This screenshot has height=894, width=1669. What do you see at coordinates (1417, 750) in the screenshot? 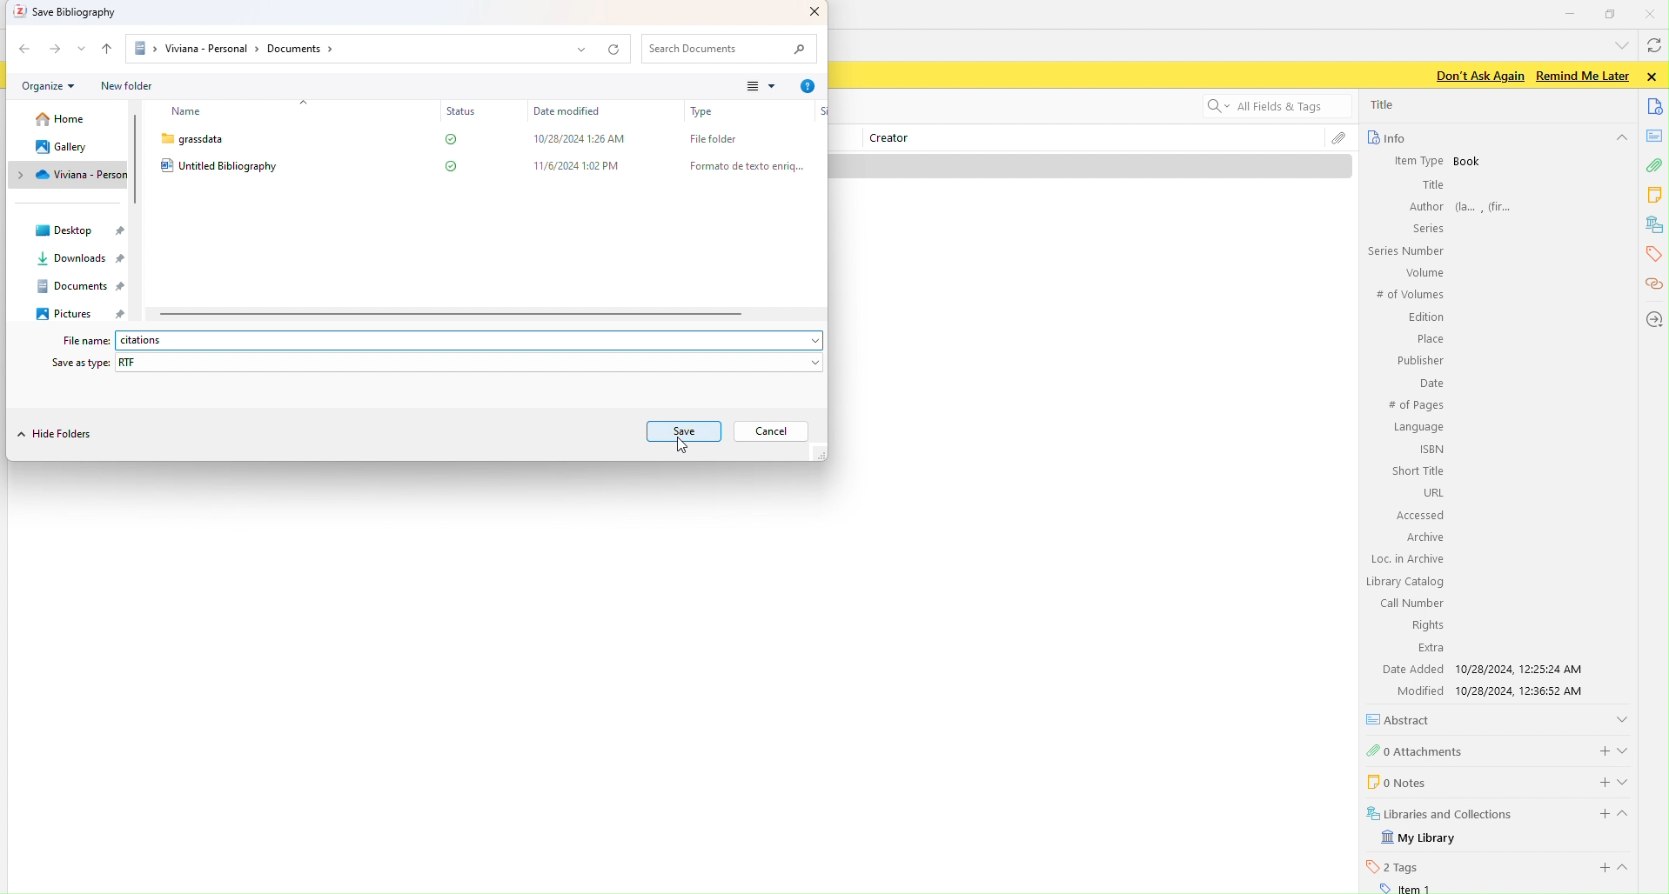
I see `0 Attachments` at bounding box center [1417, 750].